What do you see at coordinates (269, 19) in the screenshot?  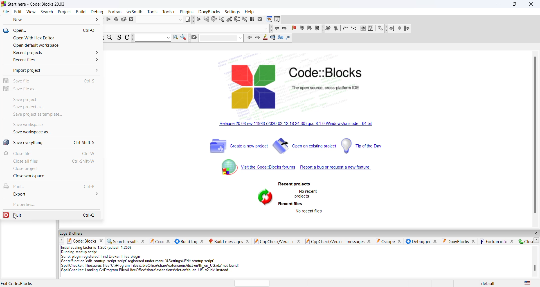 I see `debugging window` at bounding box center [269, 19].